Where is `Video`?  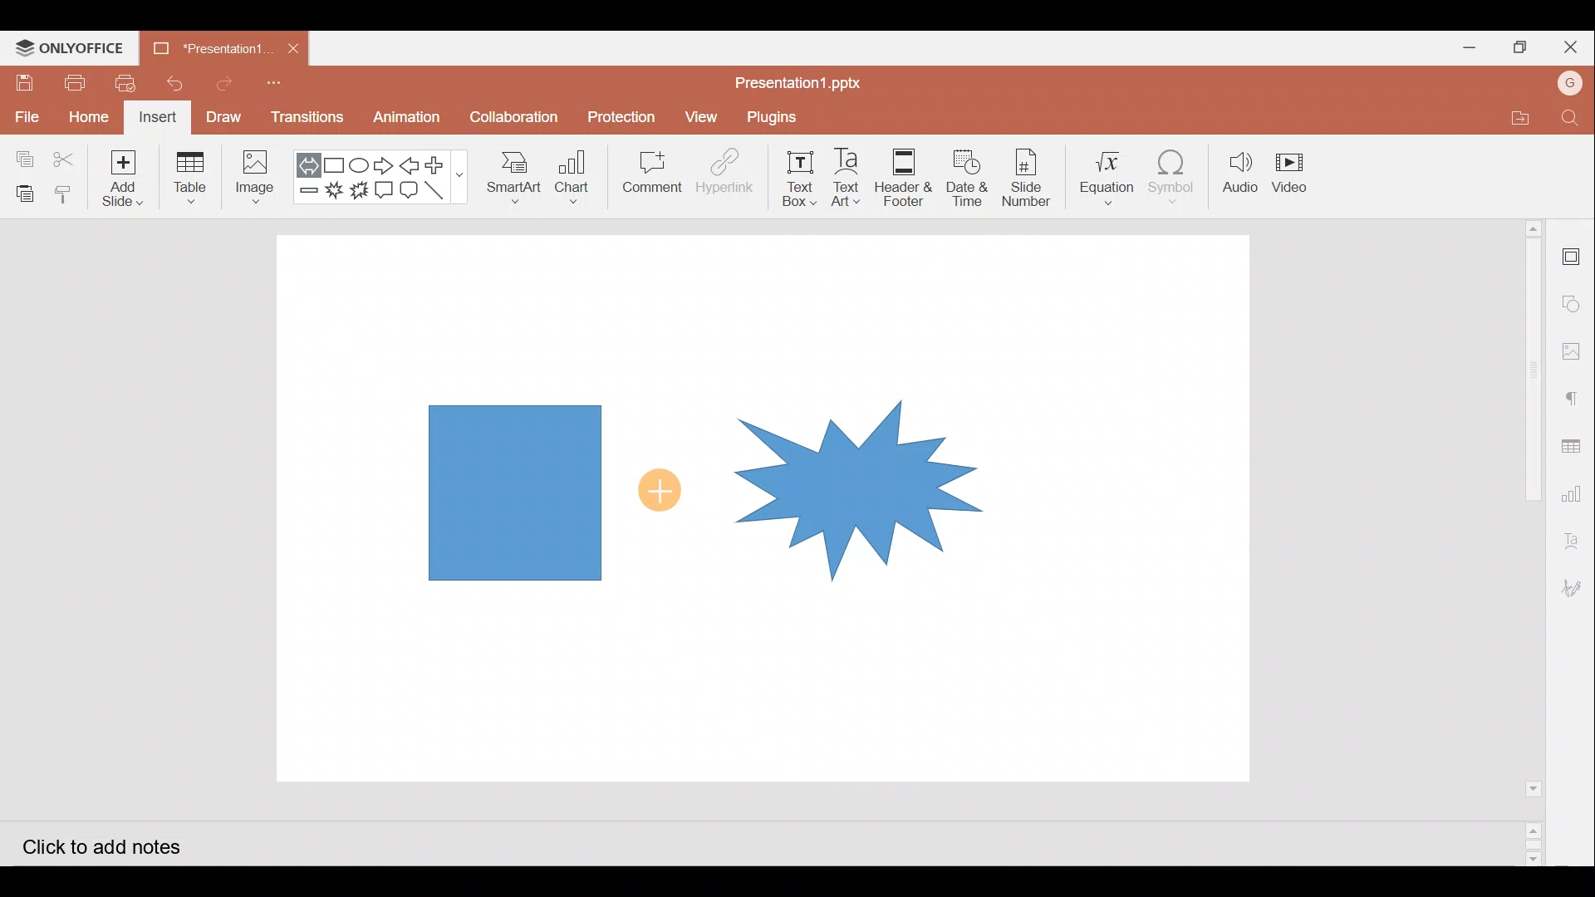
Video is located at coordinates (1300, 174).